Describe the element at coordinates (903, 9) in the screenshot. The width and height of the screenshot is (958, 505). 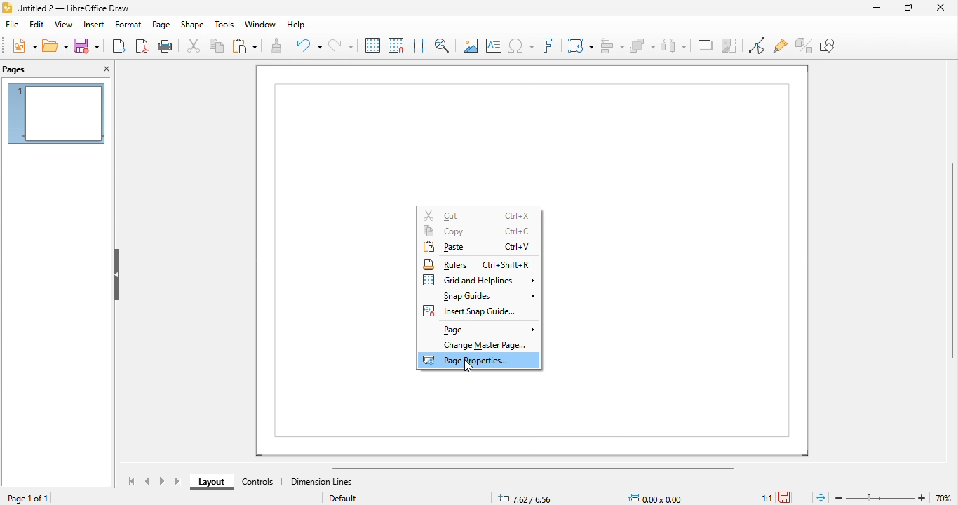
I see `maximize` at that location.